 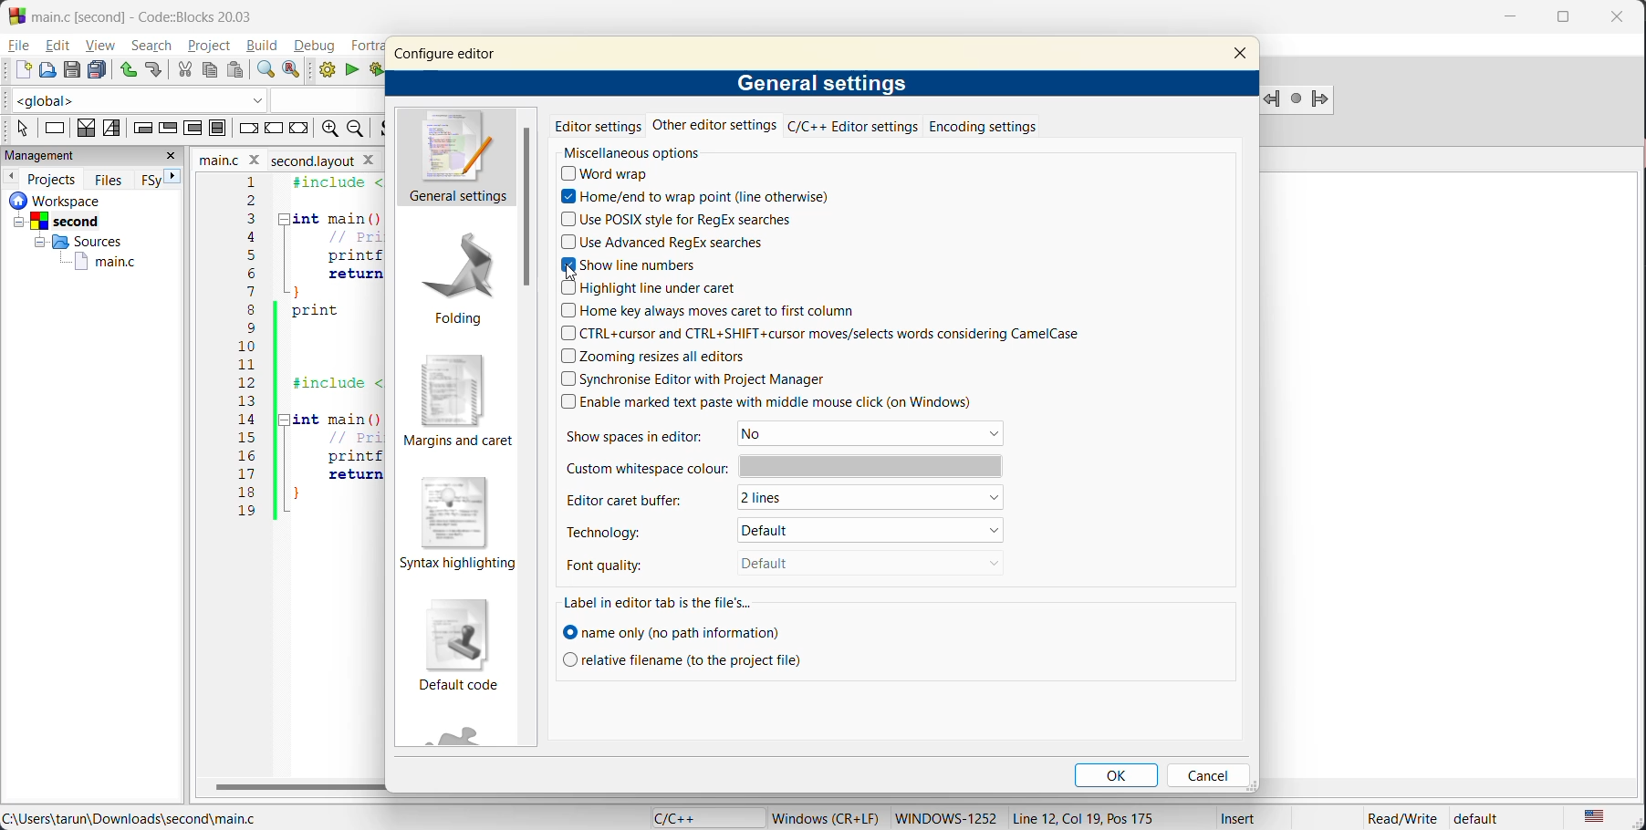 I want to click on ctrl+ cursor and ctrl+shift+cursor moves, so click(x=846, y=335).